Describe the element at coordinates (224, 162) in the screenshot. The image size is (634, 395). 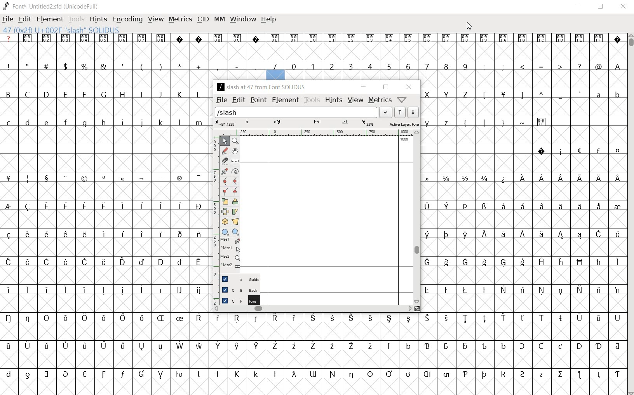
I see `cut splines in two` at that location.